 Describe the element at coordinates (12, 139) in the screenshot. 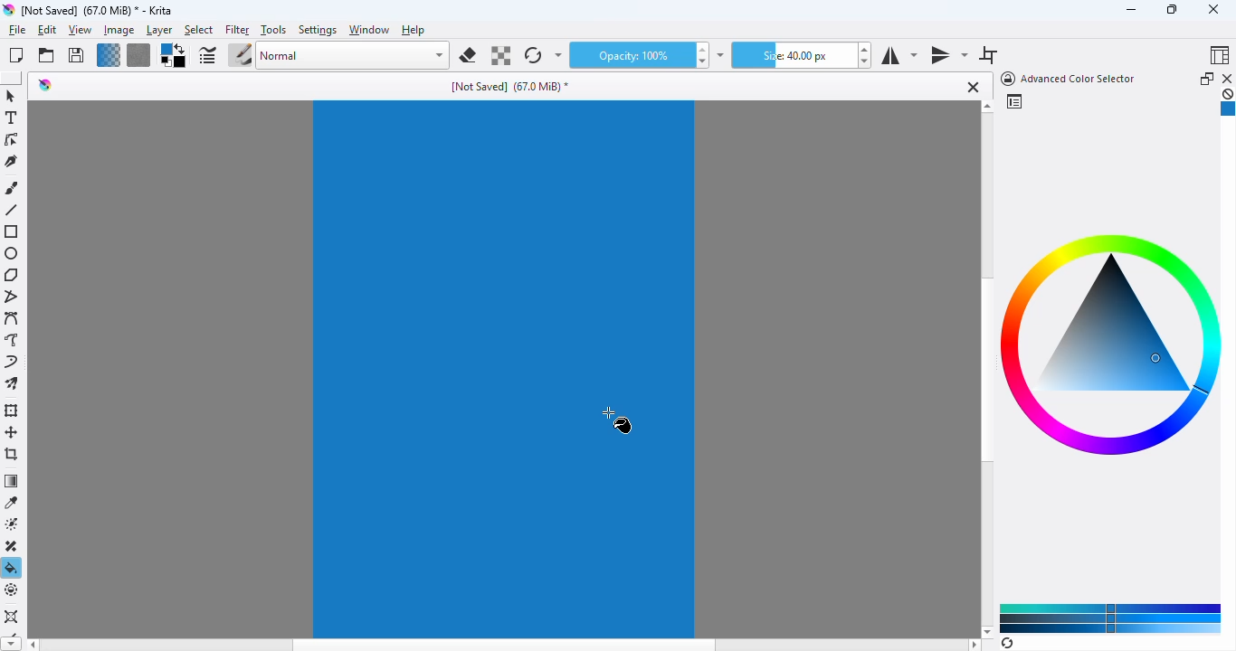

I see `edit shapes tool` at that location.